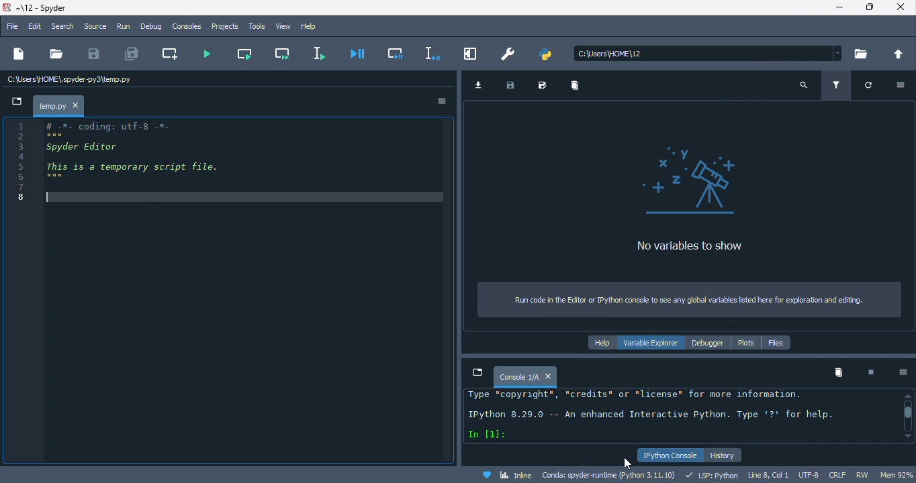 This screenshot has width=916, height=483. I want to click on vertical scroll bar, so click(907, 416).